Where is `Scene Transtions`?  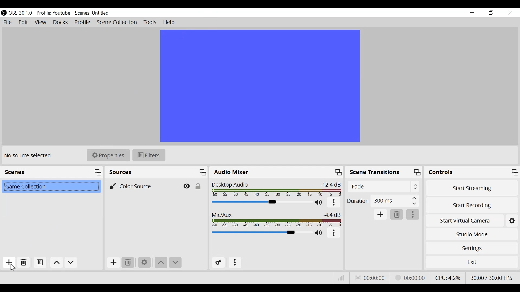
Scene Transtions is located at coordinates (384, 172).